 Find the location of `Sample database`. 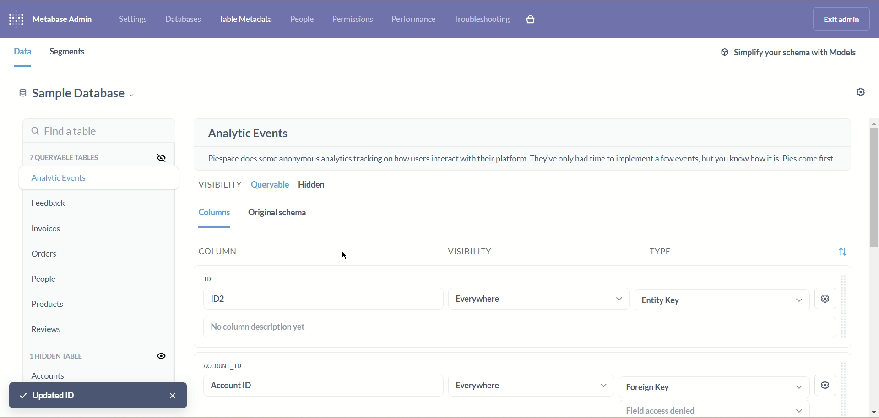

Sample database is located at coordinates (86, 94).